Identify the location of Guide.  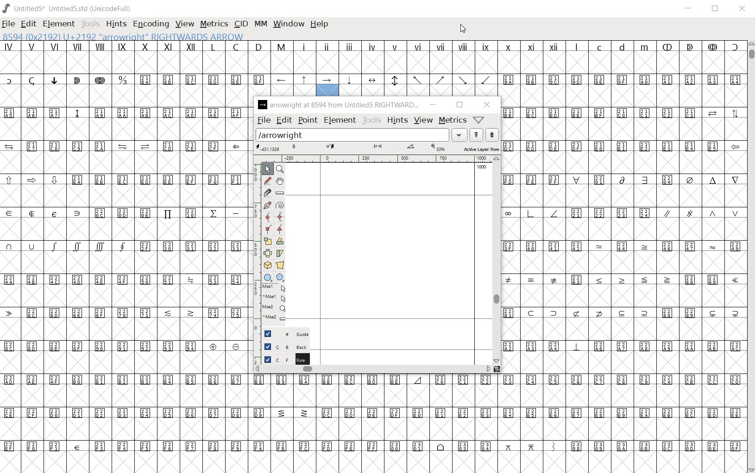
(282, 333).